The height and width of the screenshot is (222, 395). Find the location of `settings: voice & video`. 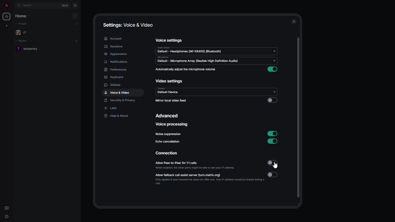

settings: voice & video is located at coordinates (129, 25).